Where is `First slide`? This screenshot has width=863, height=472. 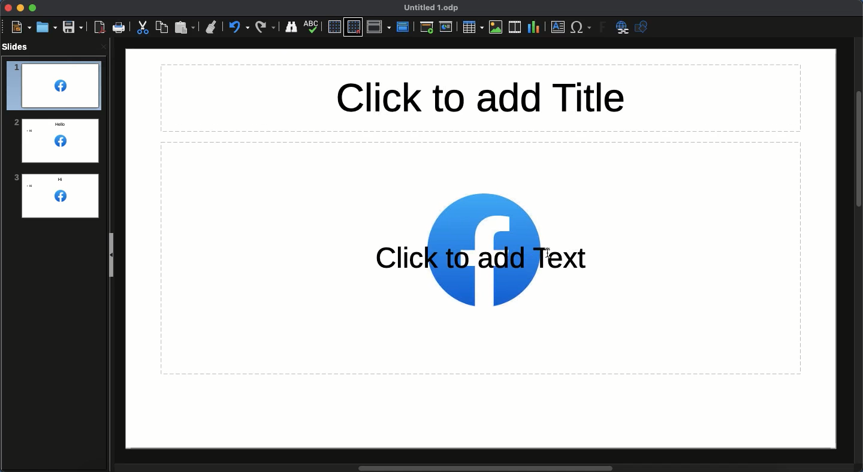
First slide is located at coordinates (428, 28).